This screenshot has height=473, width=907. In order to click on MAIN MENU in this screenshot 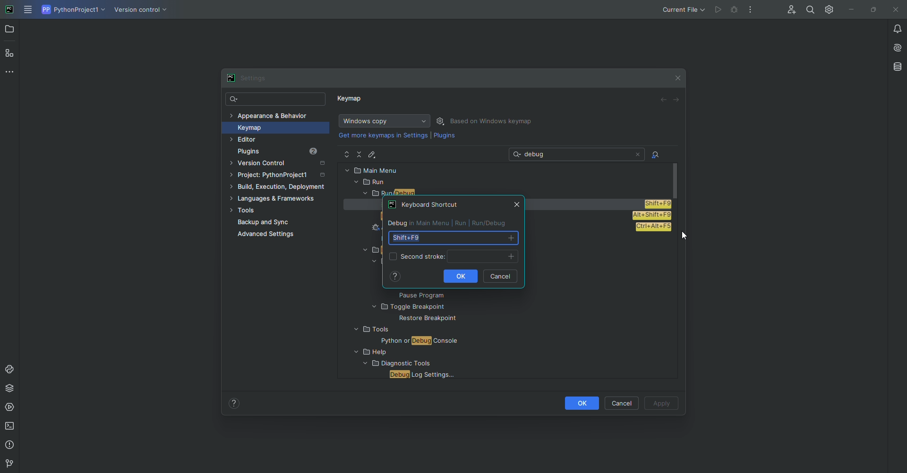, I will do `click(506, 170)`.